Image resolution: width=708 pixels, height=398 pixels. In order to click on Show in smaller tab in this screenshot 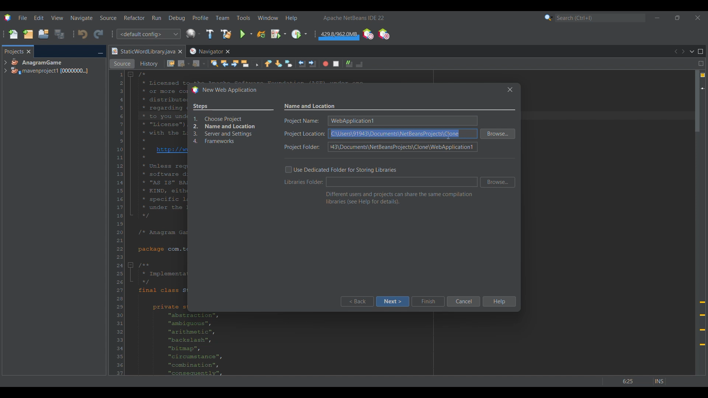, I will do `click(677, 18)`.